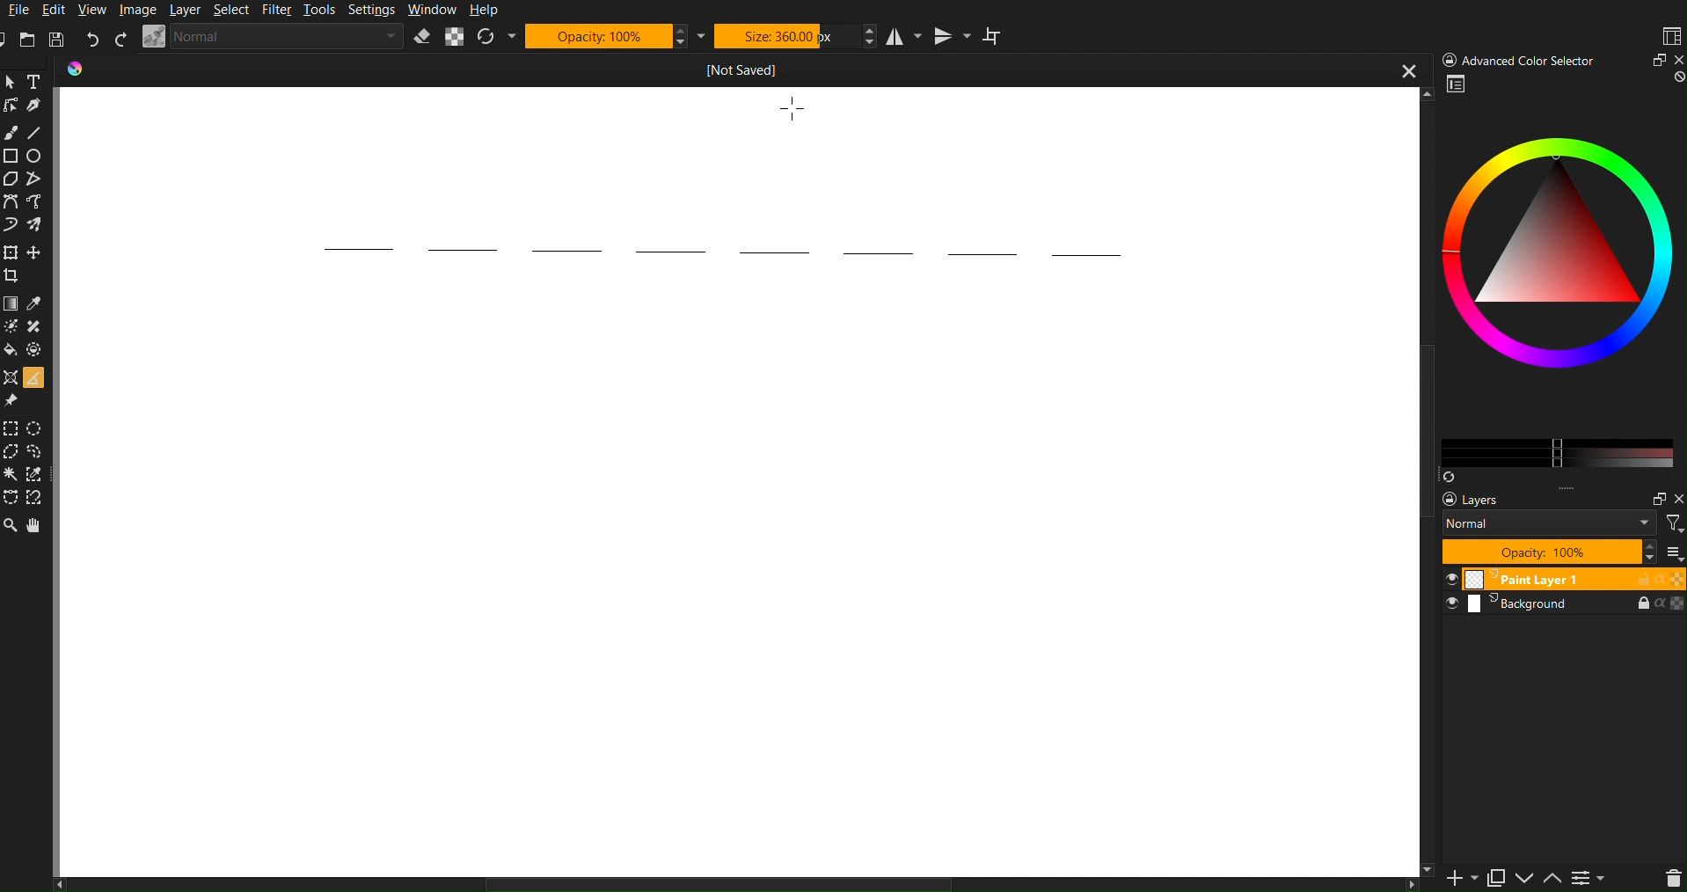 The width and height of the screenshot is (1687, 892). What do you see at coordinates (36, 104) in the screenshot?
I see `Pen` at bounding box center [36, 104].